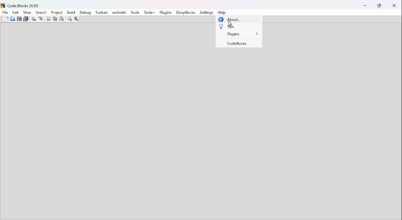 Image resolution: width=402 pixels, height=220 pixels. Describe the element at coordinates (28, 13) in the screenshot. I see `View` at that location.